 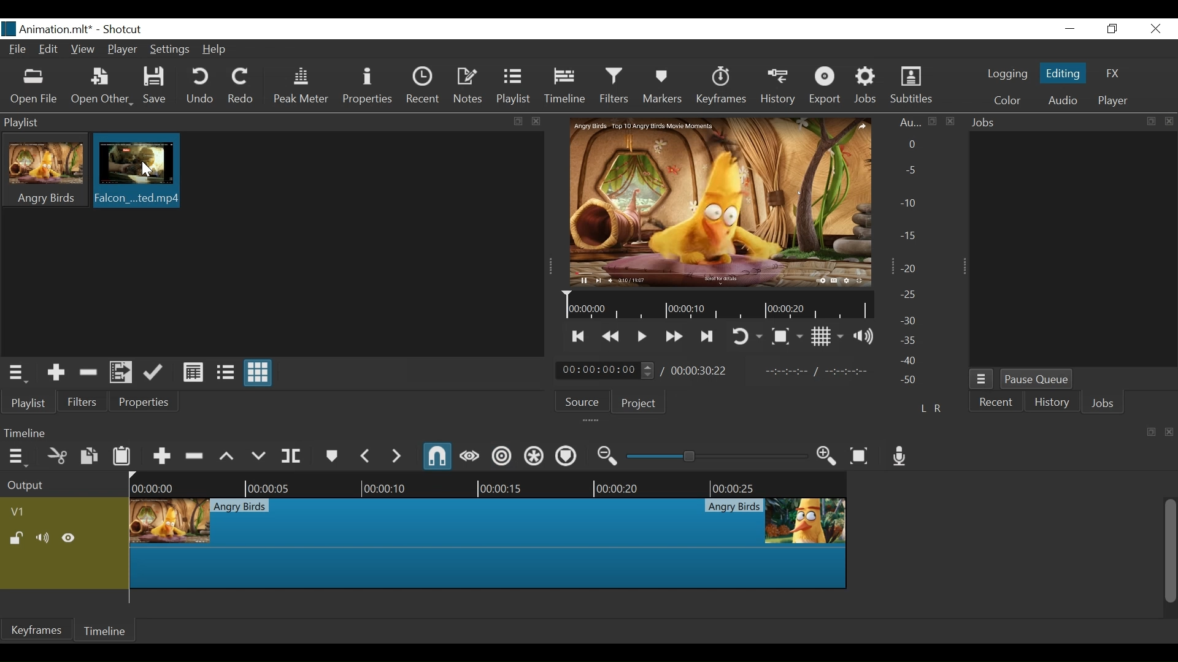 What do you see at coordinates (291, 455) in the screenshot?
I see `Split at playhead` at bounding box center [291, 455].